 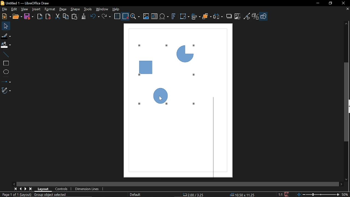 What do you see at coordinates (30, 17) in the screenshot?
I see `Save` at bounding box center [30, 17].